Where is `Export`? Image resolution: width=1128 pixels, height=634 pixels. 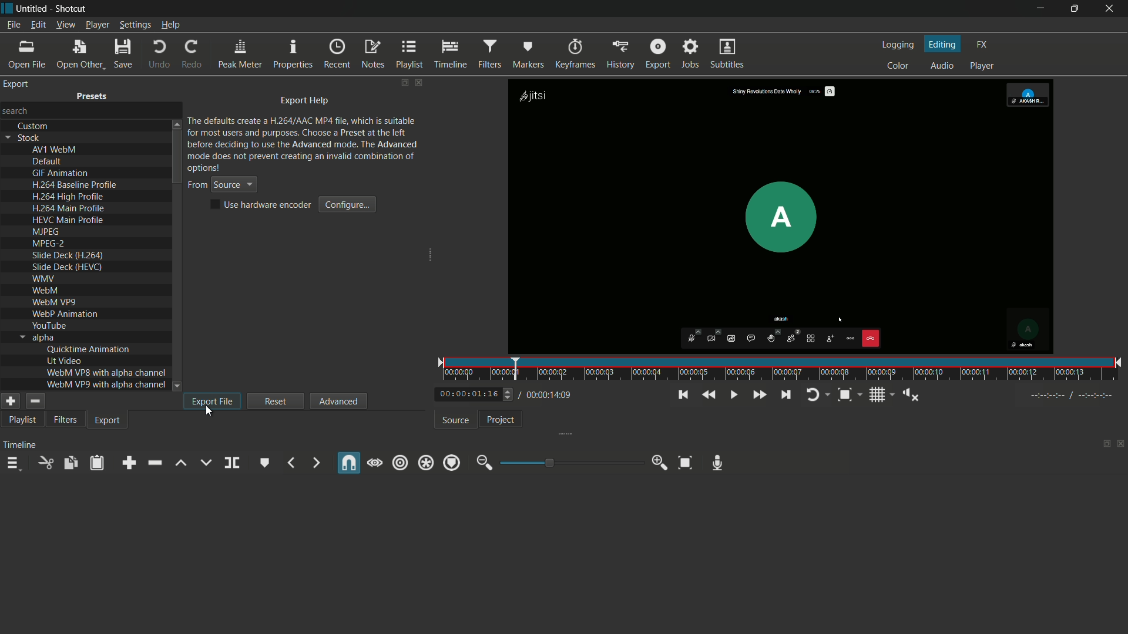 Export is located at coordinates (109, 420).